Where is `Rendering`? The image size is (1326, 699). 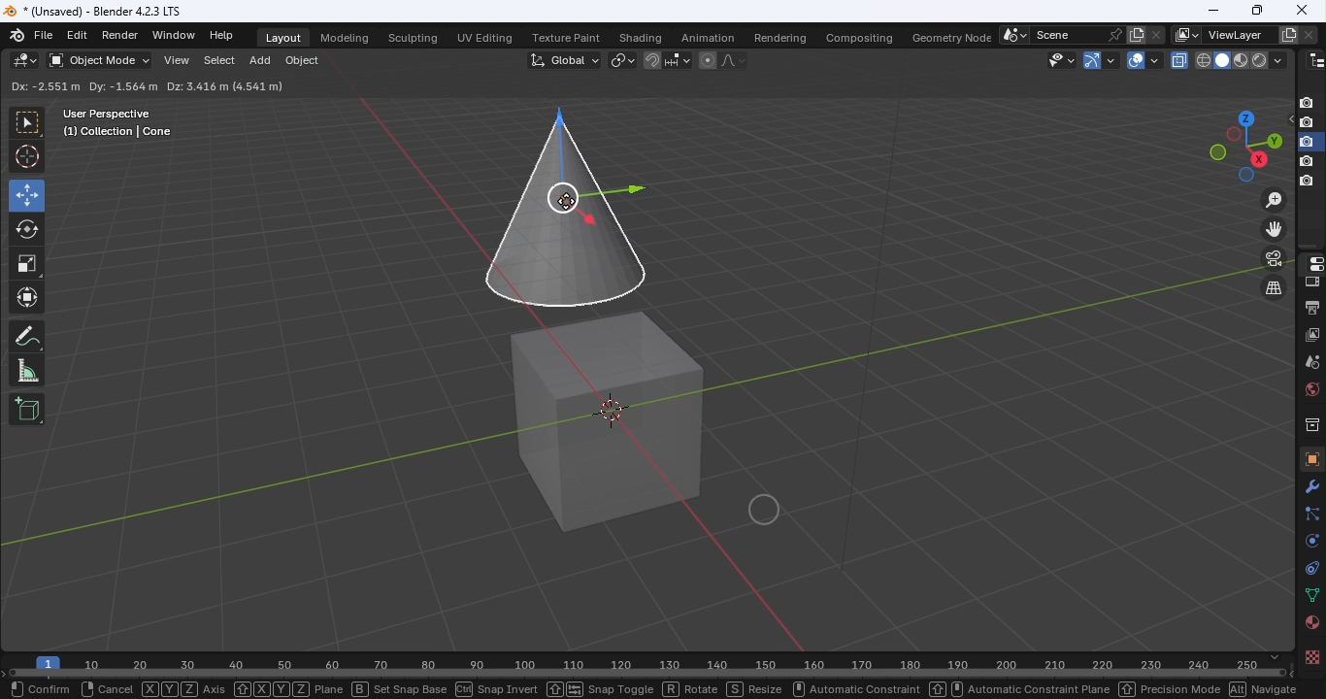 Rendering is located at coordinates (776, 35).